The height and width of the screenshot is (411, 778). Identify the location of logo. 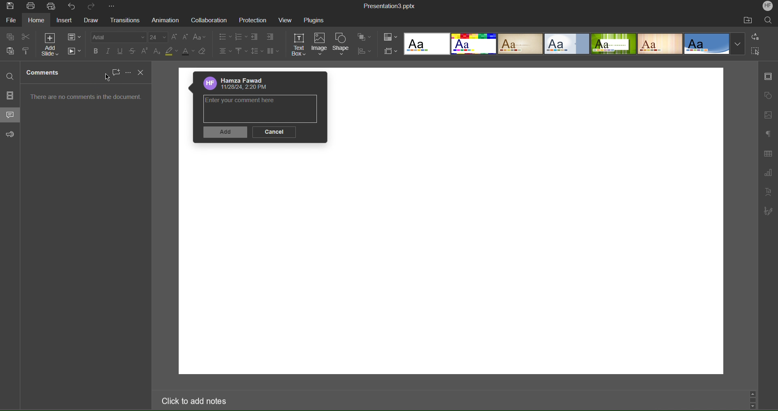
(209, 83).